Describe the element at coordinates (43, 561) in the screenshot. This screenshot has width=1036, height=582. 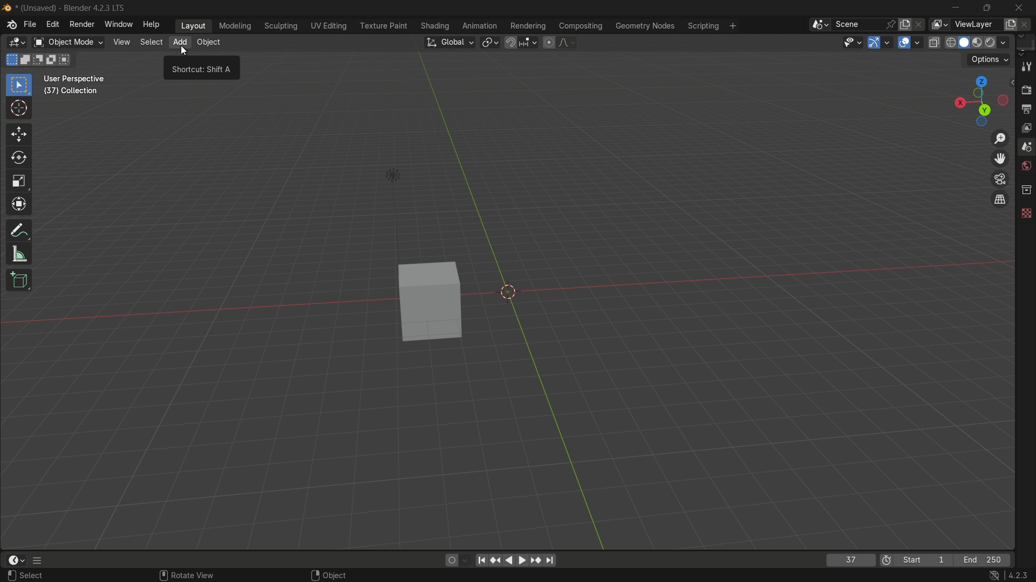
I see `more options` at that location.